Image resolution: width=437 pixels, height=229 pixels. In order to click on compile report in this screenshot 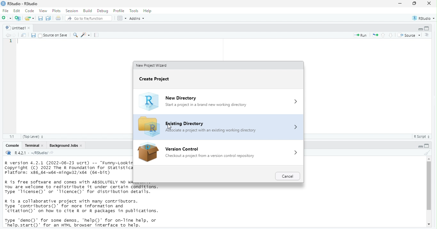, I will do `click(97, 35)`.